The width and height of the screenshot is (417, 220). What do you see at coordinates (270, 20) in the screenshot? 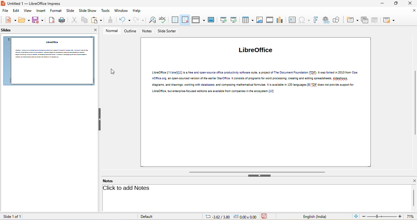
I see `audio/video` at bounding box center [270, 20].